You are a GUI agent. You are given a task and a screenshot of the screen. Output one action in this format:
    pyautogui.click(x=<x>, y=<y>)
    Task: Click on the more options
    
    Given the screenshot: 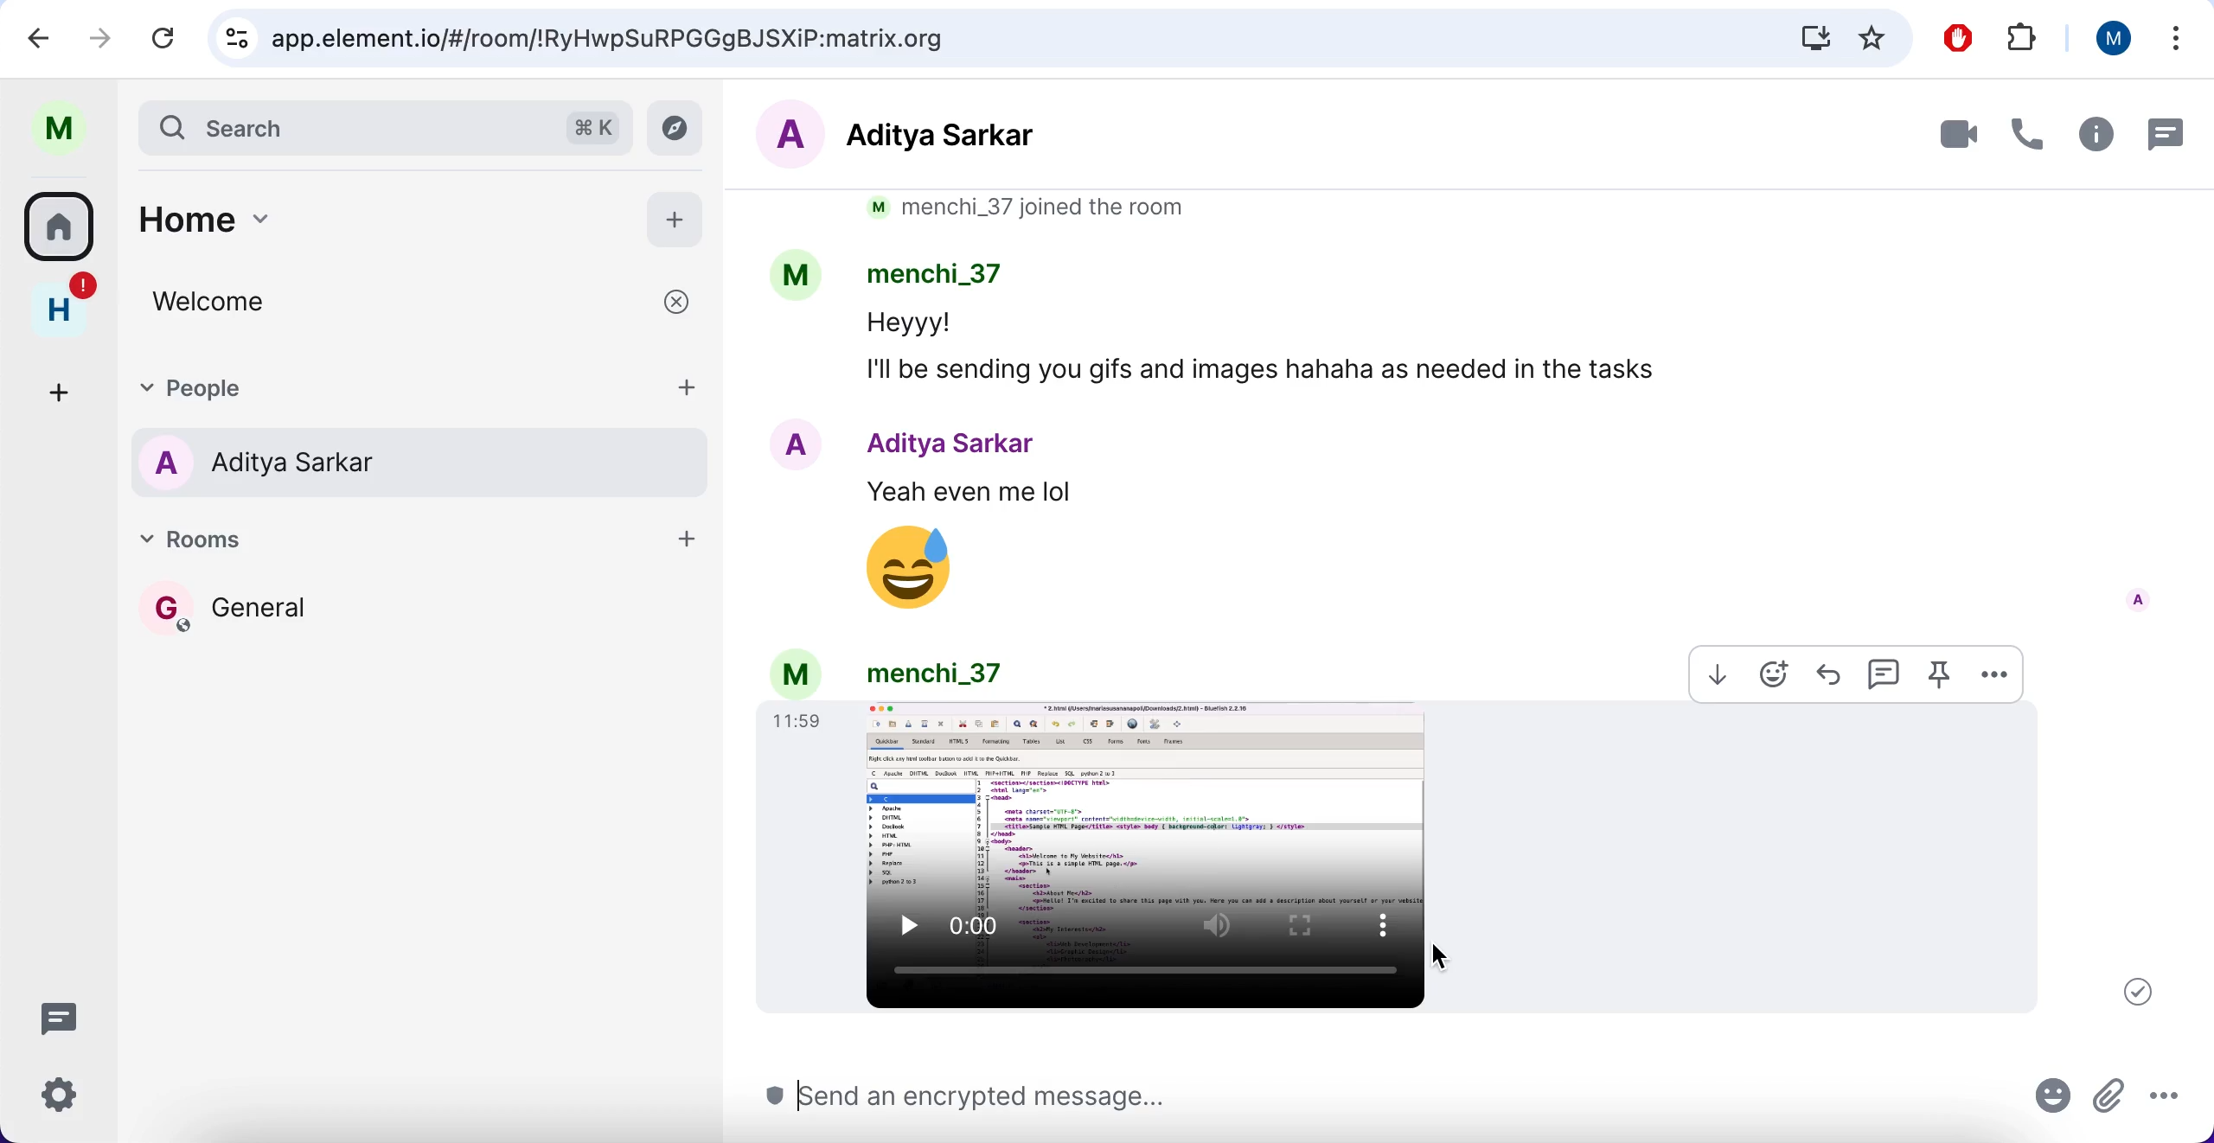 What is the action you would take?
    pyautogui.click(x=1998, y=674)
    